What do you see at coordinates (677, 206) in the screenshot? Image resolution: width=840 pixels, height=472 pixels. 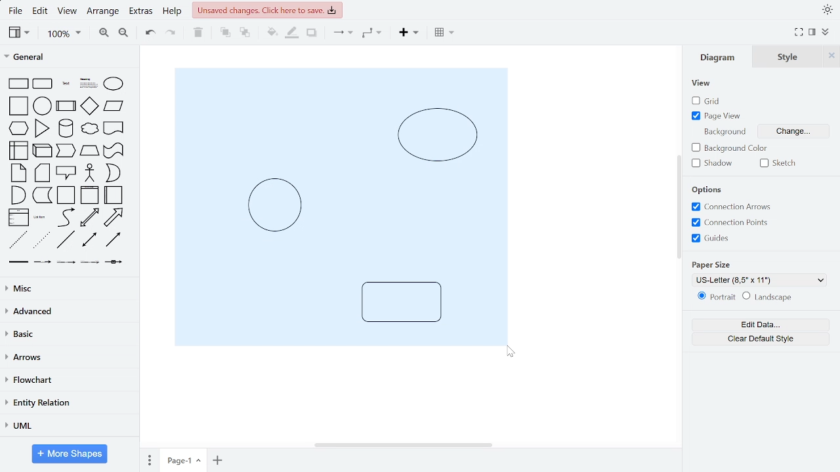 I see `vertical scrollbar` at bounding box center [677, 206].